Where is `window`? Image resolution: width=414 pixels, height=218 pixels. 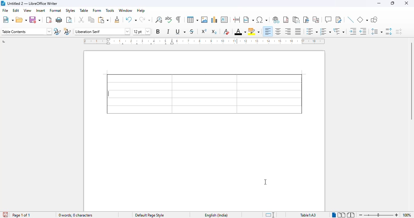
window is located at coordinates (126, 11).